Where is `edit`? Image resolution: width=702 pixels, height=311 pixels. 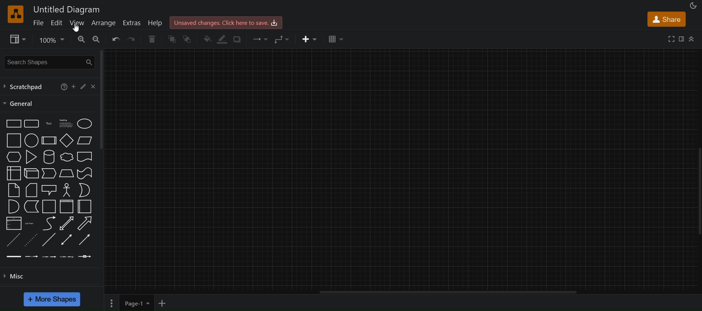
edit is located at coordinates (58, 23).